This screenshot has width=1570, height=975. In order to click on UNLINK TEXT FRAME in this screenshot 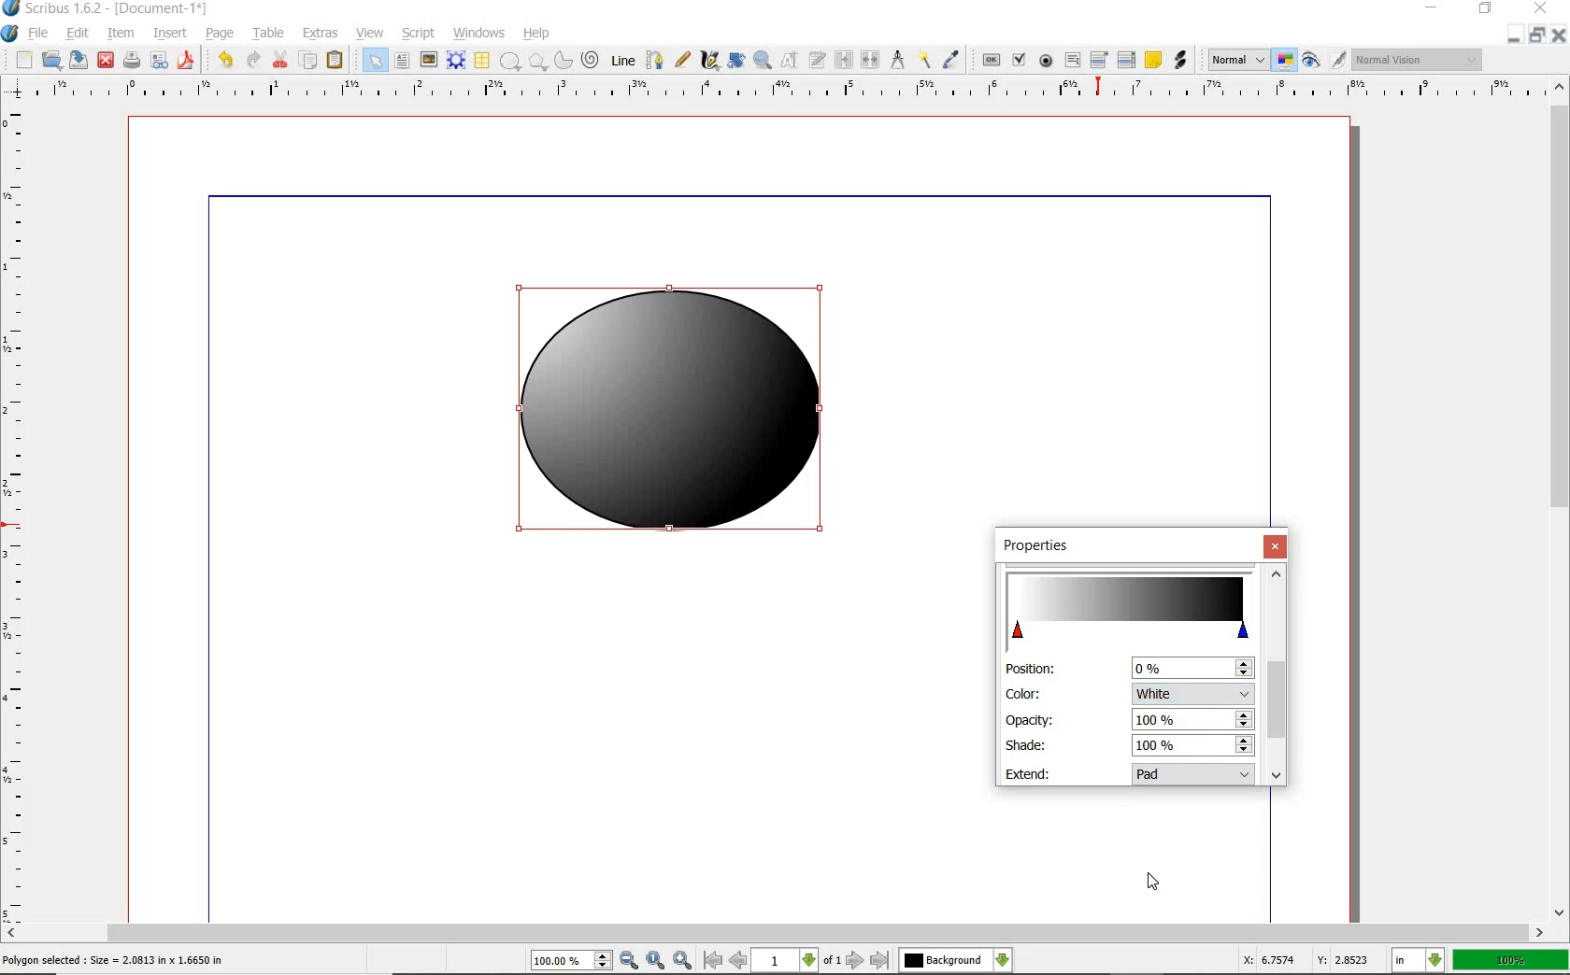, I will do `click(868, 59)`.